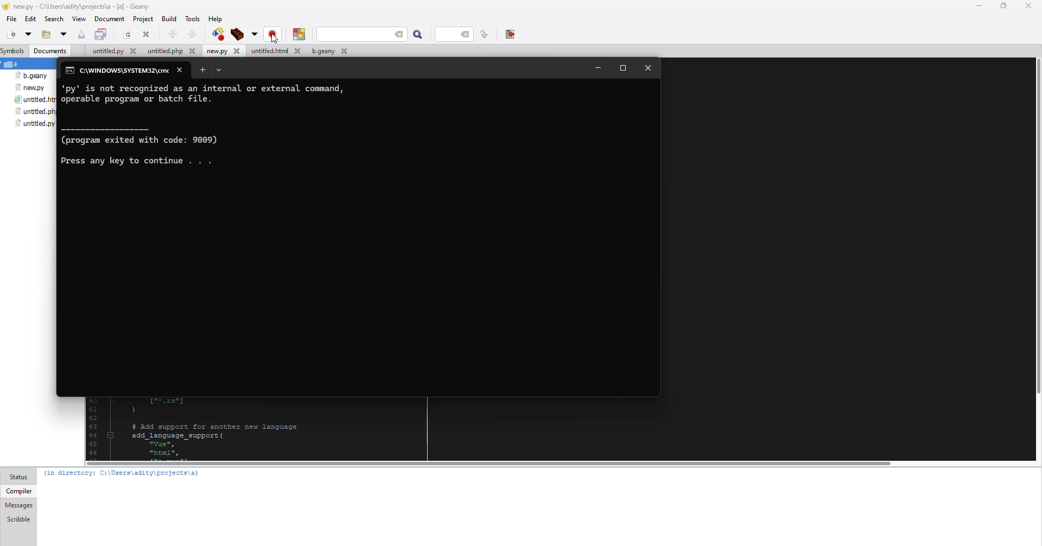  What do you see at coordinates (237, 34) in the screenshot?
I see `build` at bounding box center [237, 34].